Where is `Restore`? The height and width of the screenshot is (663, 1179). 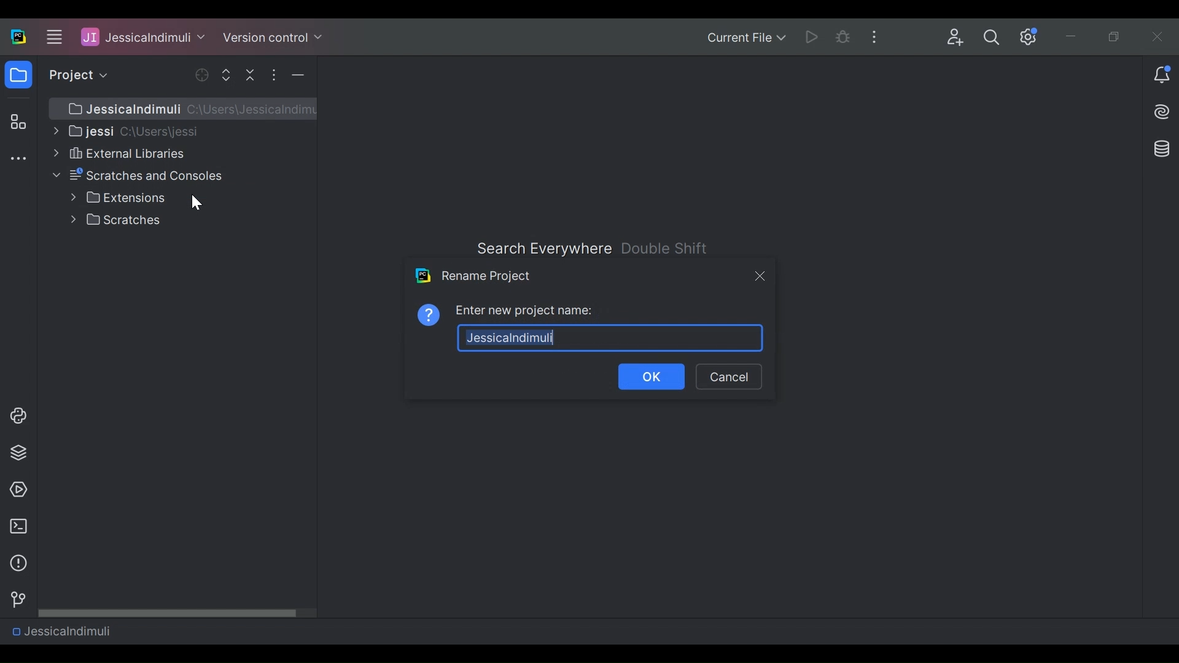
Restore is located at coordinates (1116, 37).